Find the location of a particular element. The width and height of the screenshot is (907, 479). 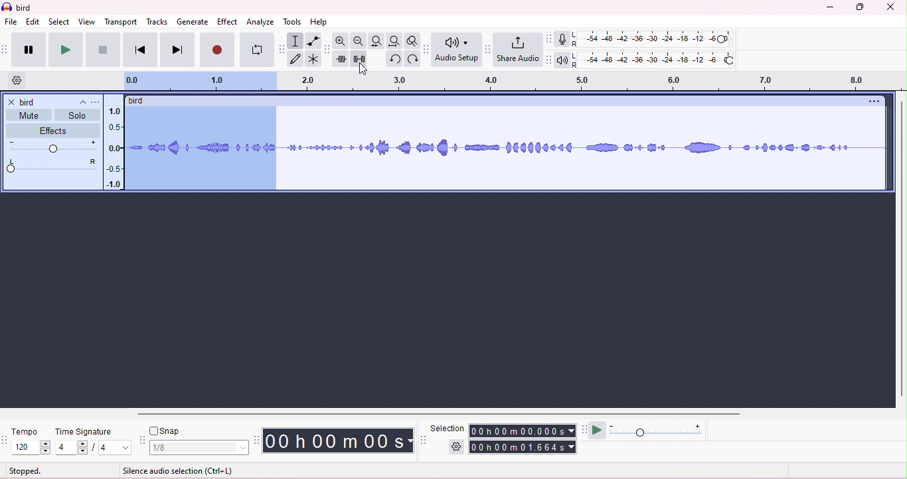

bird (track title) is located at coordinates (138, 100).